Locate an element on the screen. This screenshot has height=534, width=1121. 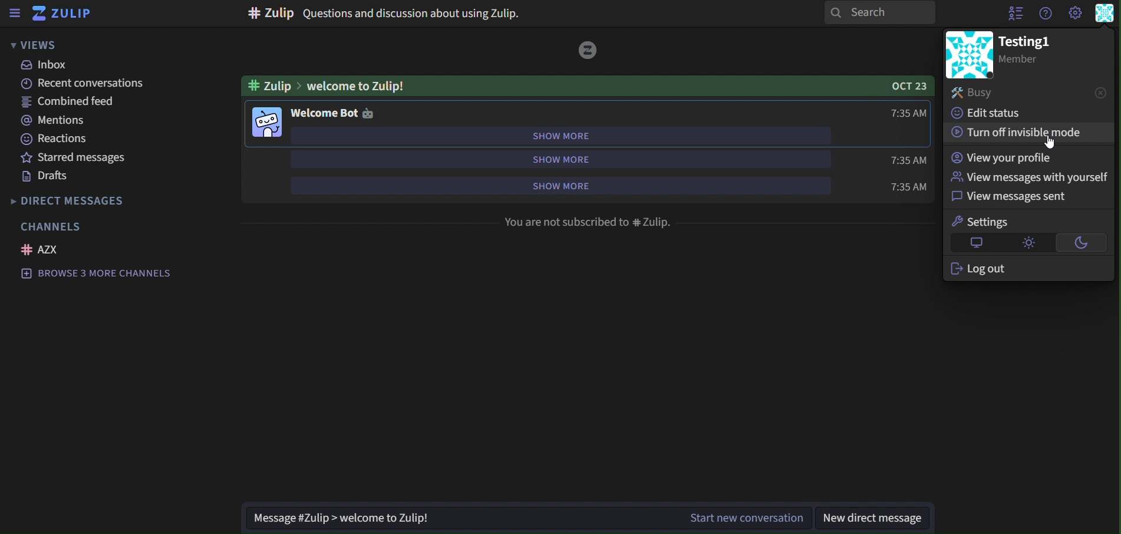
time is located at coordinates (908, 114).